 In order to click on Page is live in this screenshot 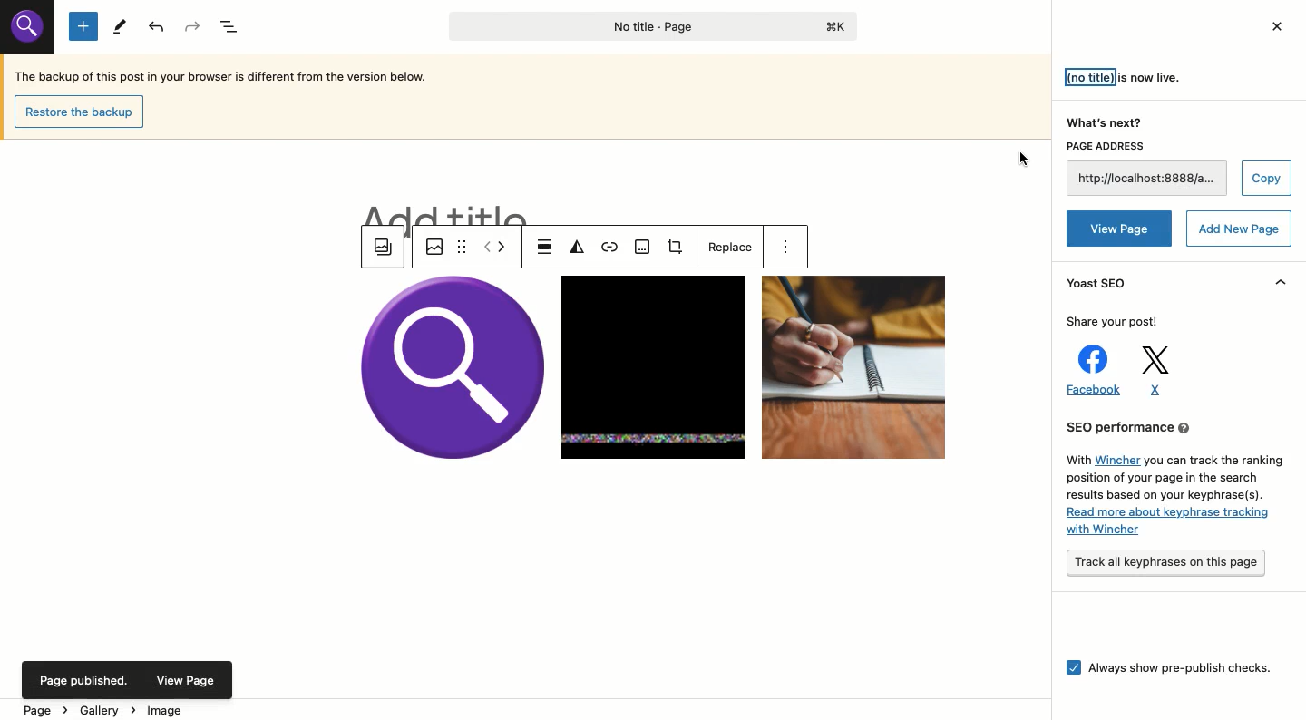, I will do `click(1118, 75)`.